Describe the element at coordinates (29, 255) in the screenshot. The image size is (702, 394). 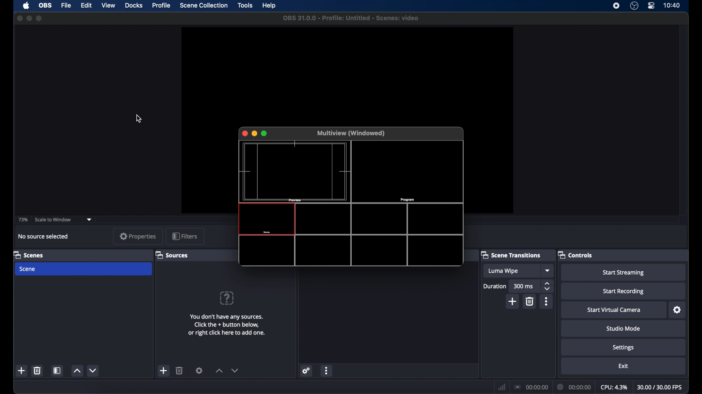
I see `scenes` at that location.